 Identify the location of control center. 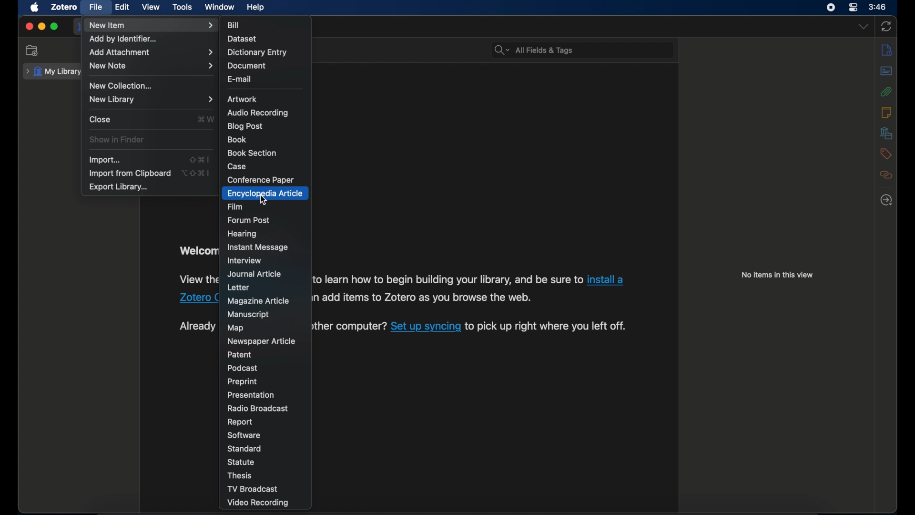
(853, 8).